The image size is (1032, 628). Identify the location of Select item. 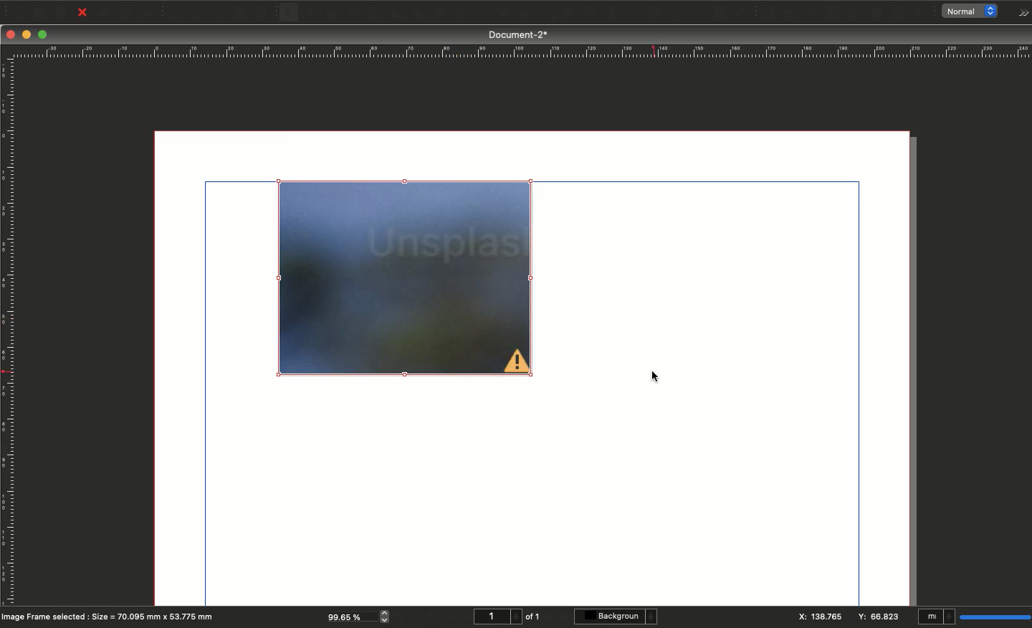
(290, 14).